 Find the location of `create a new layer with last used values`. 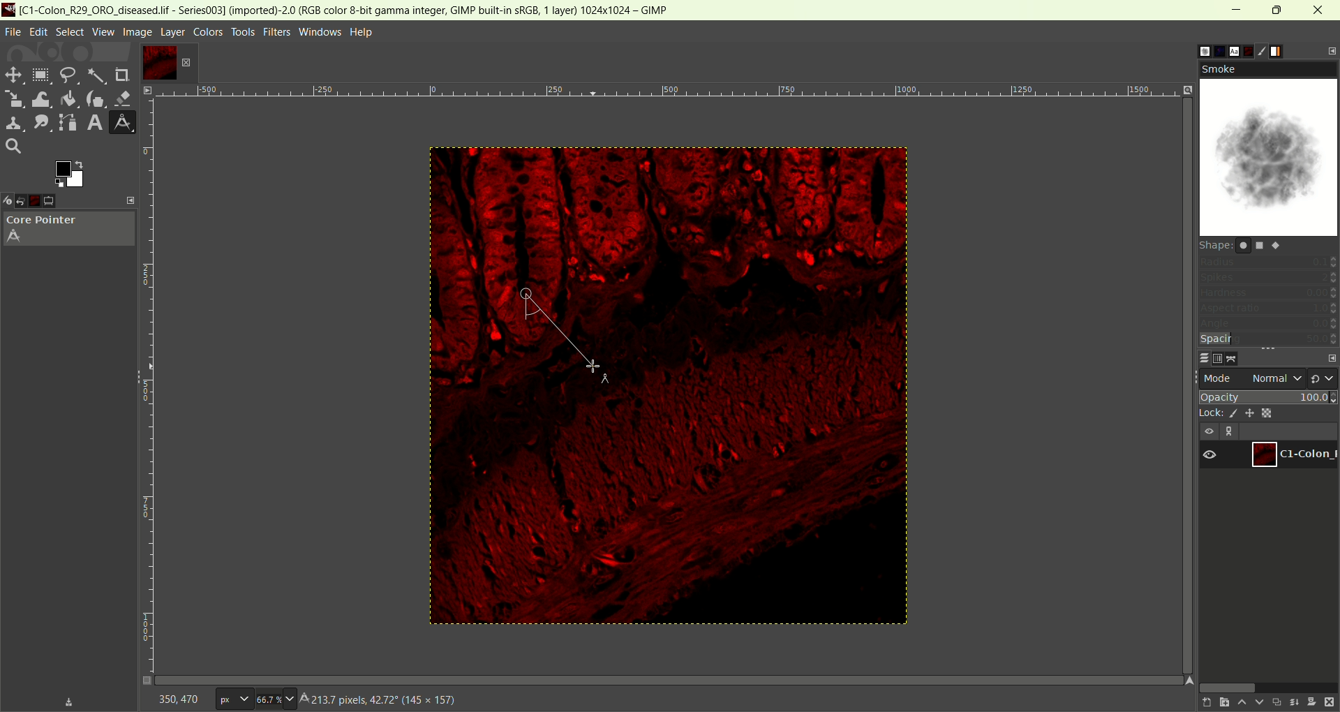

create a new layer with last used values is located at coordinates (1201, 703).